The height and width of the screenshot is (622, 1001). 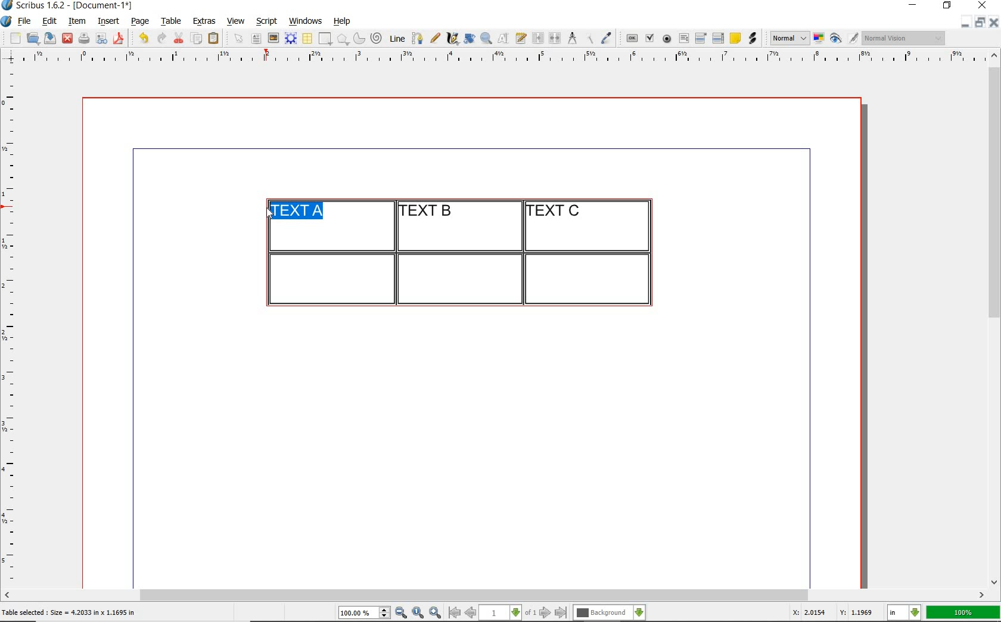 What do you see at coordinates (216, 39) in the screenshot?
I see `paste` at bounding box center [216, 39].